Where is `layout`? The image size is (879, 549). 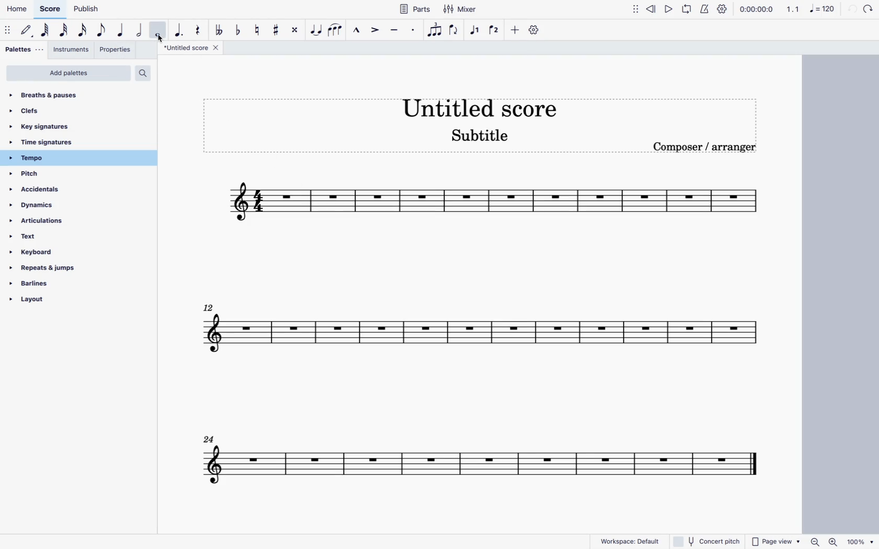 layout is located at coordinates (59, 302).